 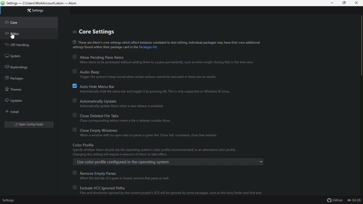 What do you see at coordinates (147, 135) in the screenshot?
I see `When a window with no open tabs or panes is given the ‘Close Tab’ command, close that window.` at bounding box center [147, 135].